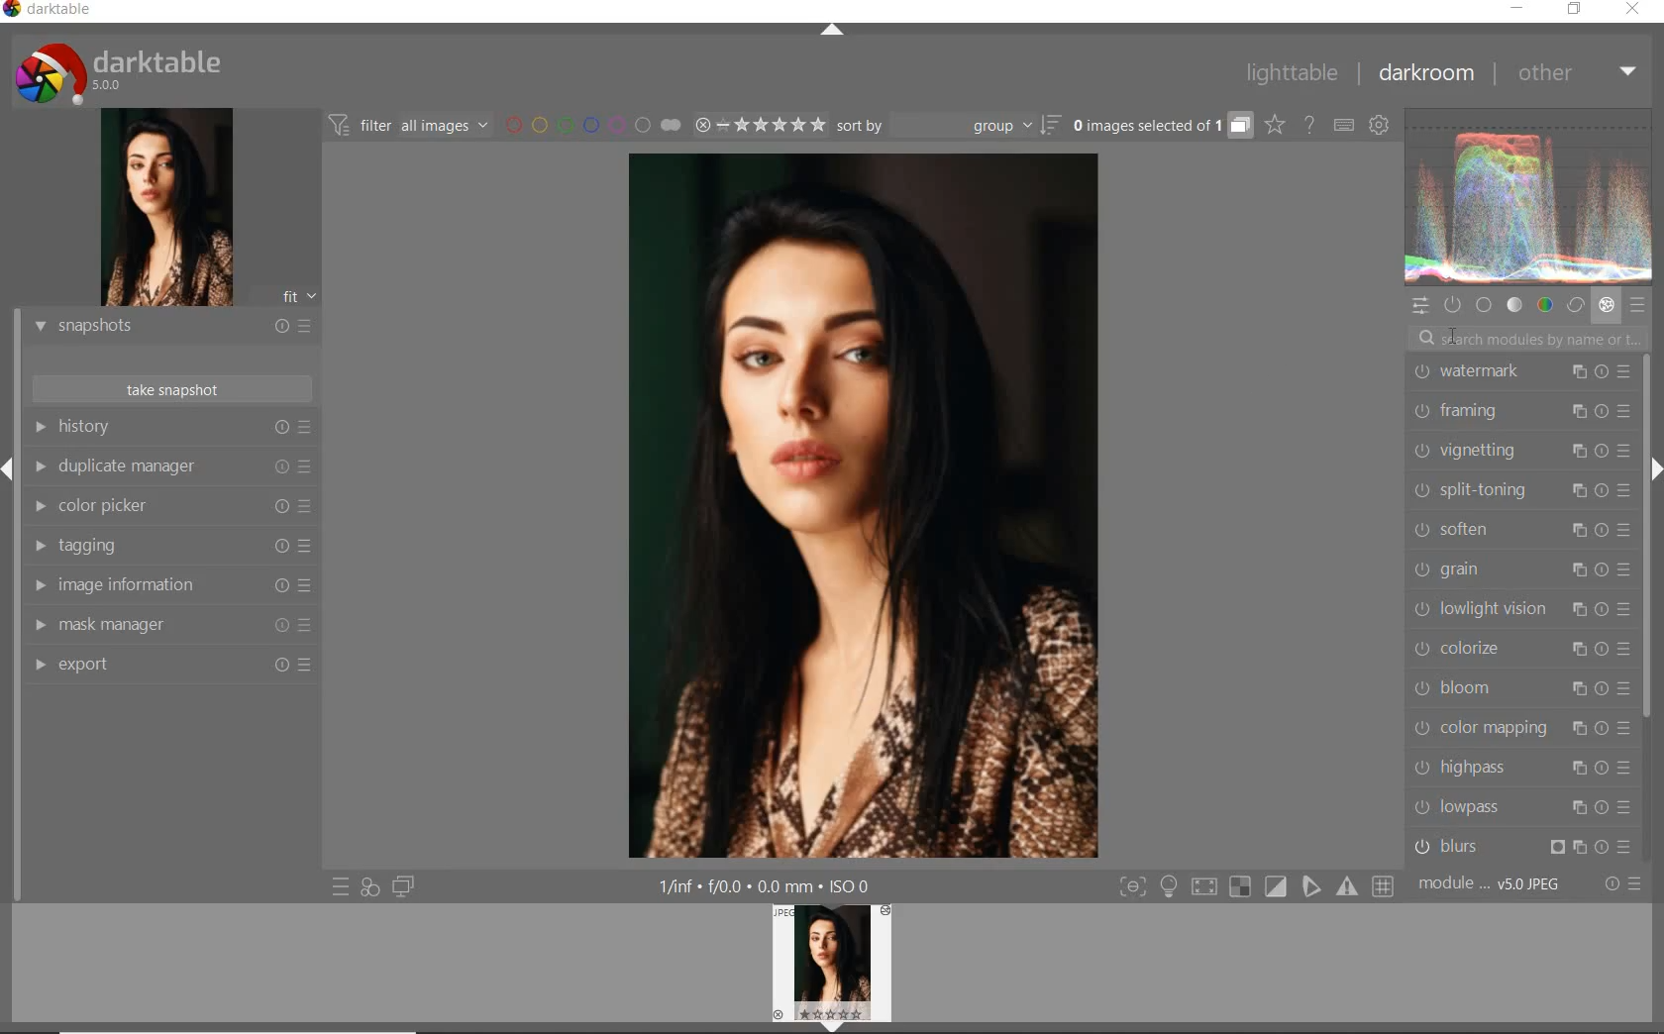 This screenshot has height=1034, width=1664. I want to click on waveform, so click(1532, 198).